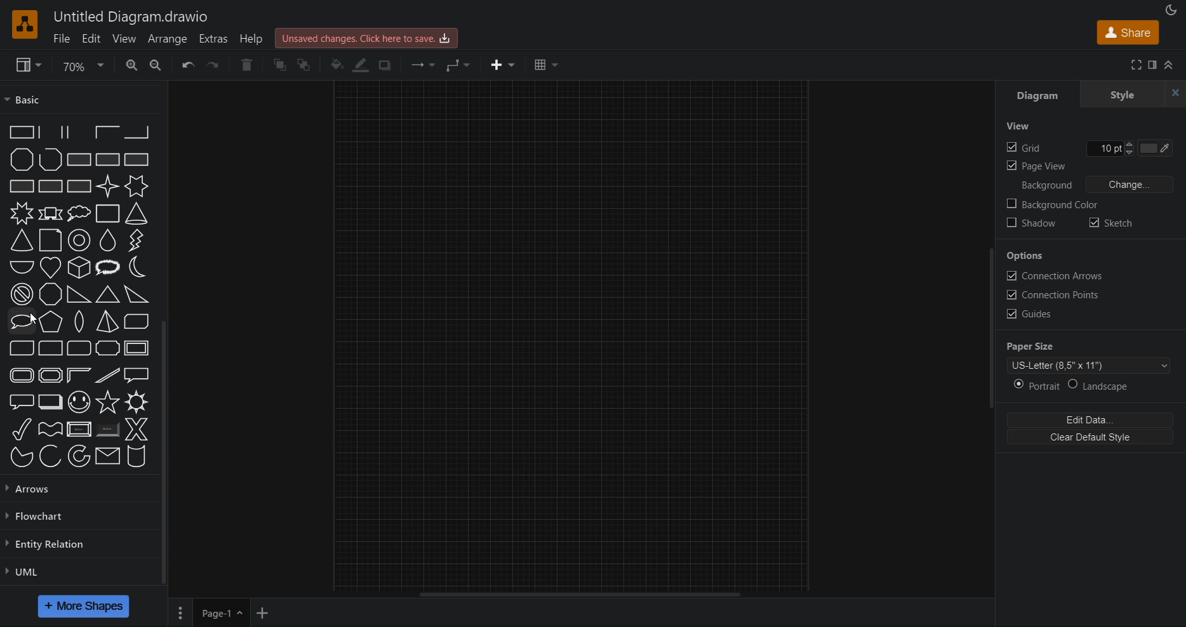 Image resolution: width=1186 pixels, height=627 pixels. I want to click on Rounded Rectangular Callout, so click(20, 401).